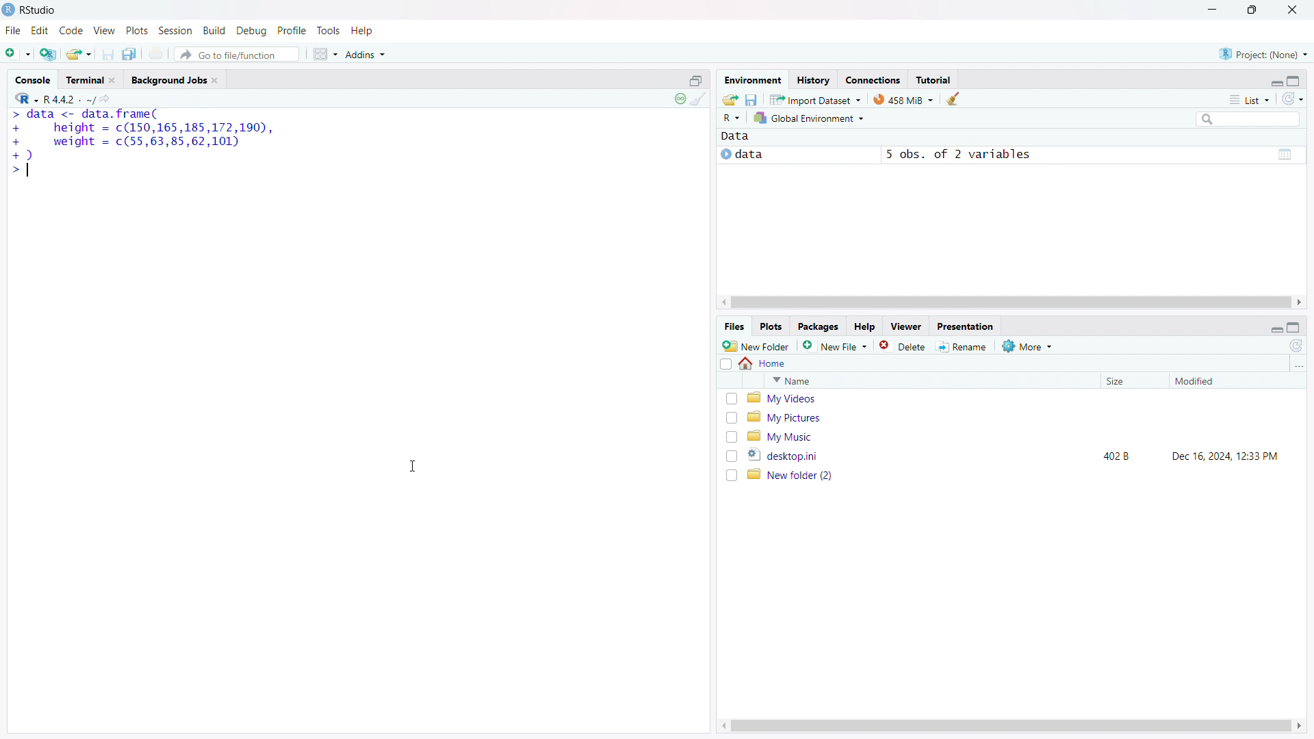 The width and height of the screenshot is (1314, 739). What do you see at coordinates (816, 99) in the screenshot?
I see `import dataset` at bounding box center [816, 99].